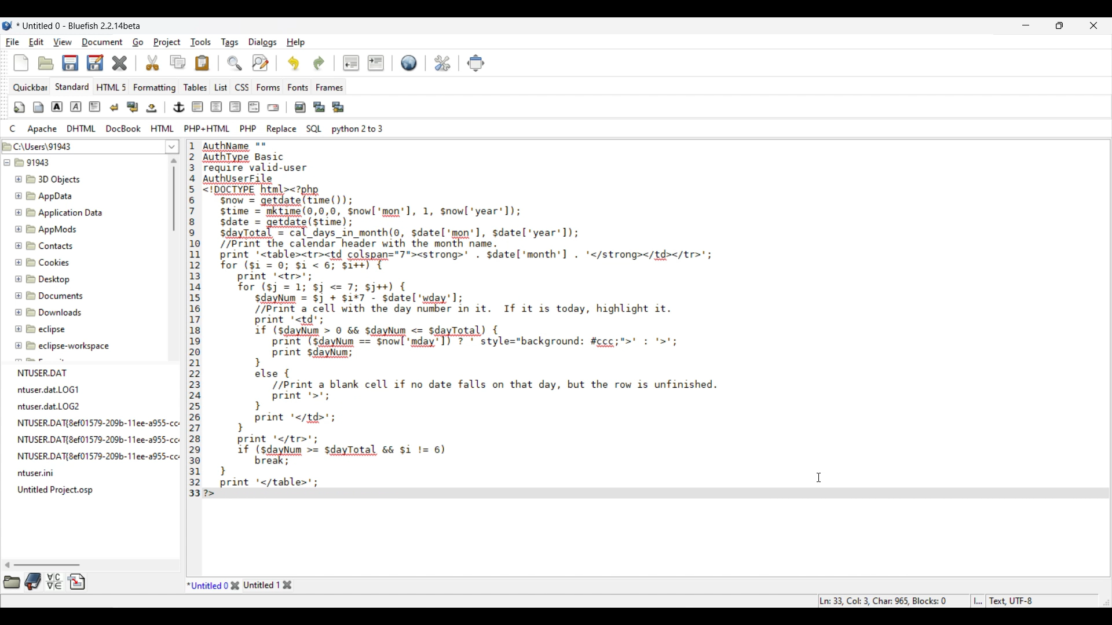 The height and width of the screenshot is (625, 1112). I want to click on Current code, so click(640, 320).